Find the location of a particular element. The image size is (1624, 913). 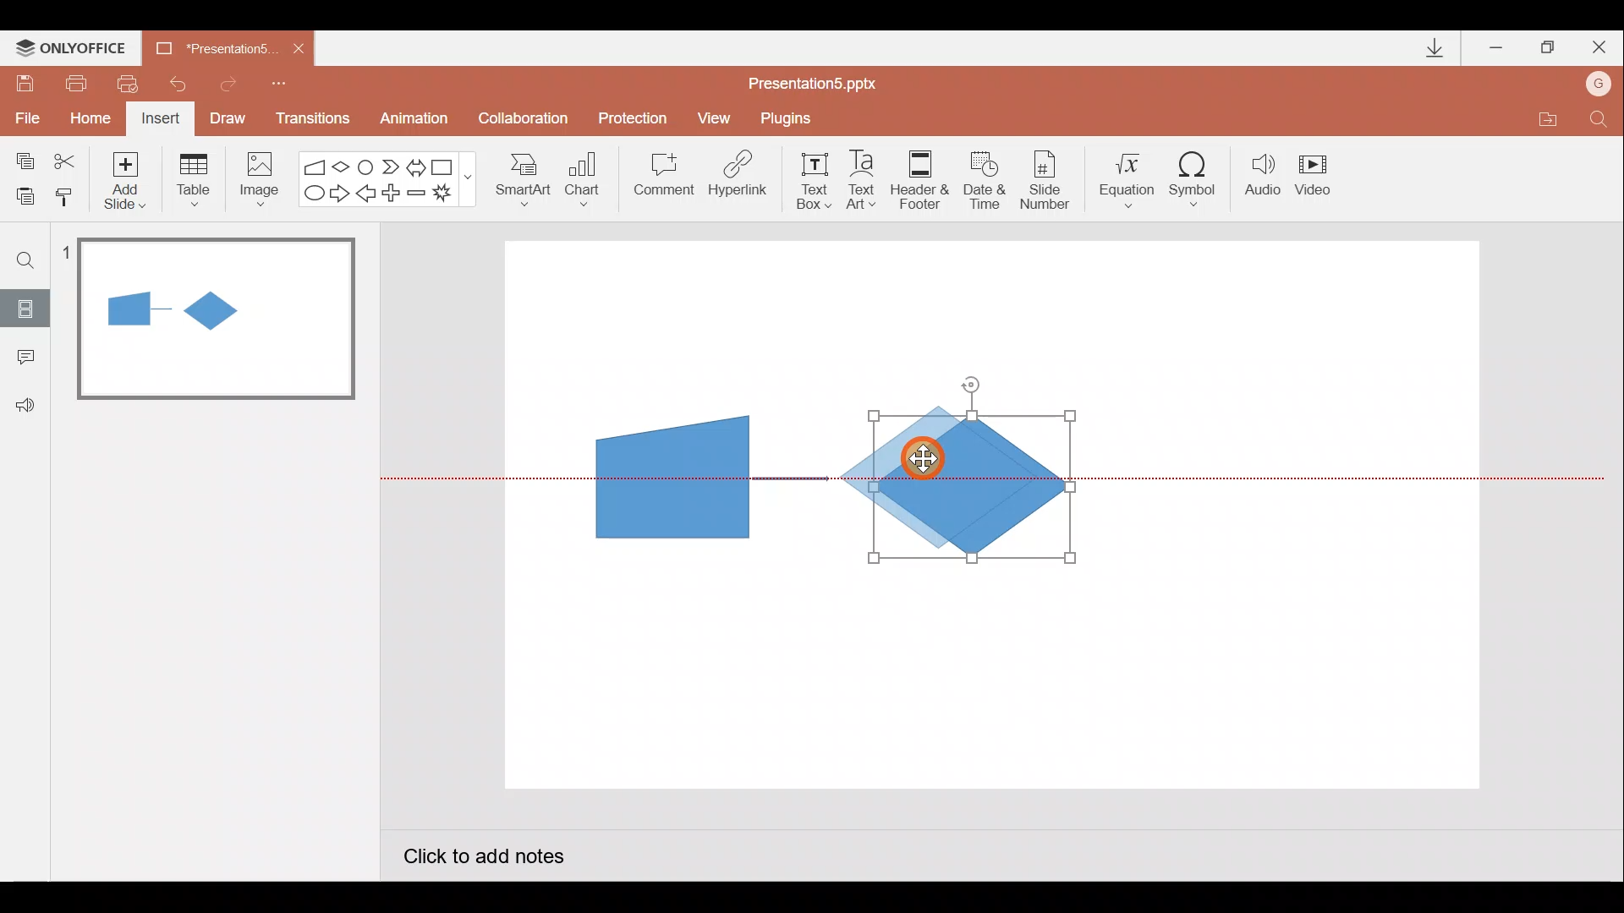

Table is located at coordinates (192, 178).